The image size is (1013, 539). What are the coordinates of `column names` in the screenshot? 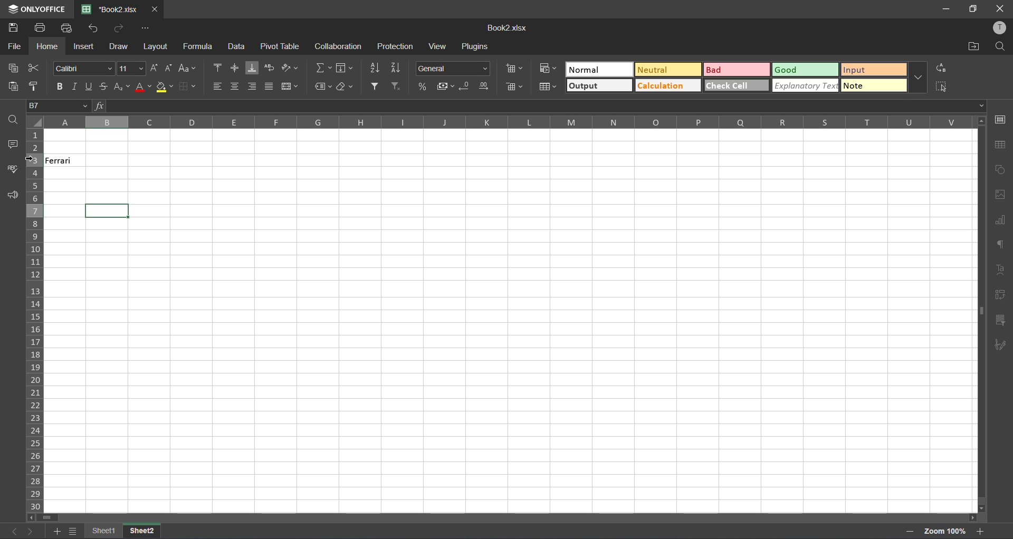 It's located at (506, 122).